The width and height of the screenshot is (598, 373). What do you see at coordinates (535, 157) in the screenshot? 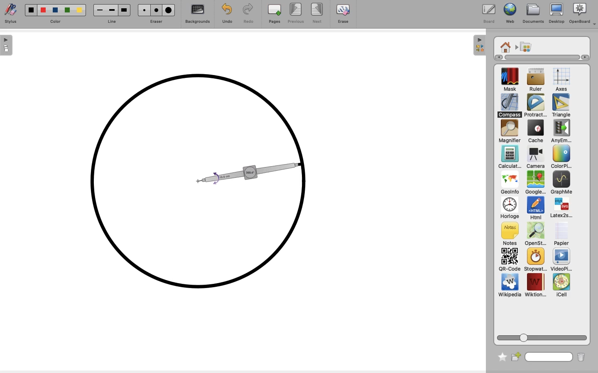
I see `Camera` at bounding box center [535, 157].